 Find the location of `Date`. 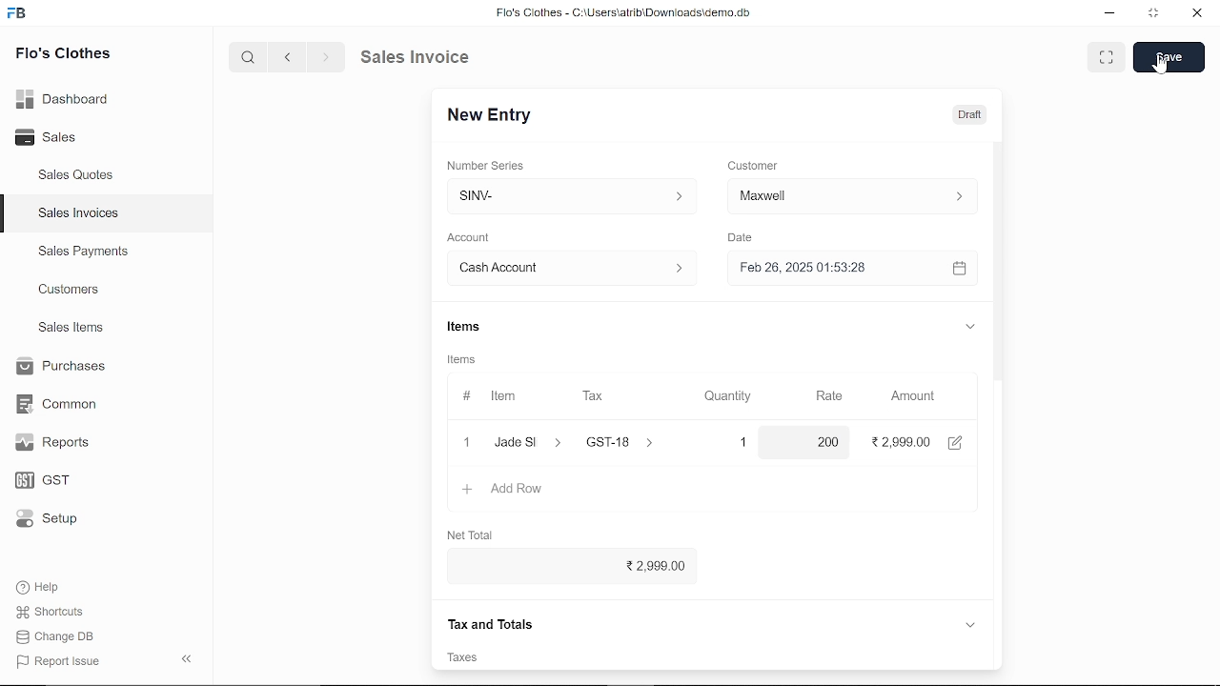

Date is located at coordinates (740, 238).